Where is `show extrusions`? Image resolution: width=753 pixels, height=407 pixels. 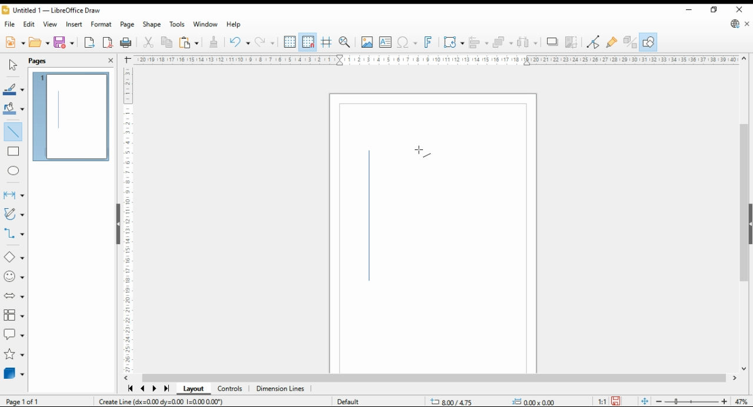 show extrusions is located at coordinates (629, 42).